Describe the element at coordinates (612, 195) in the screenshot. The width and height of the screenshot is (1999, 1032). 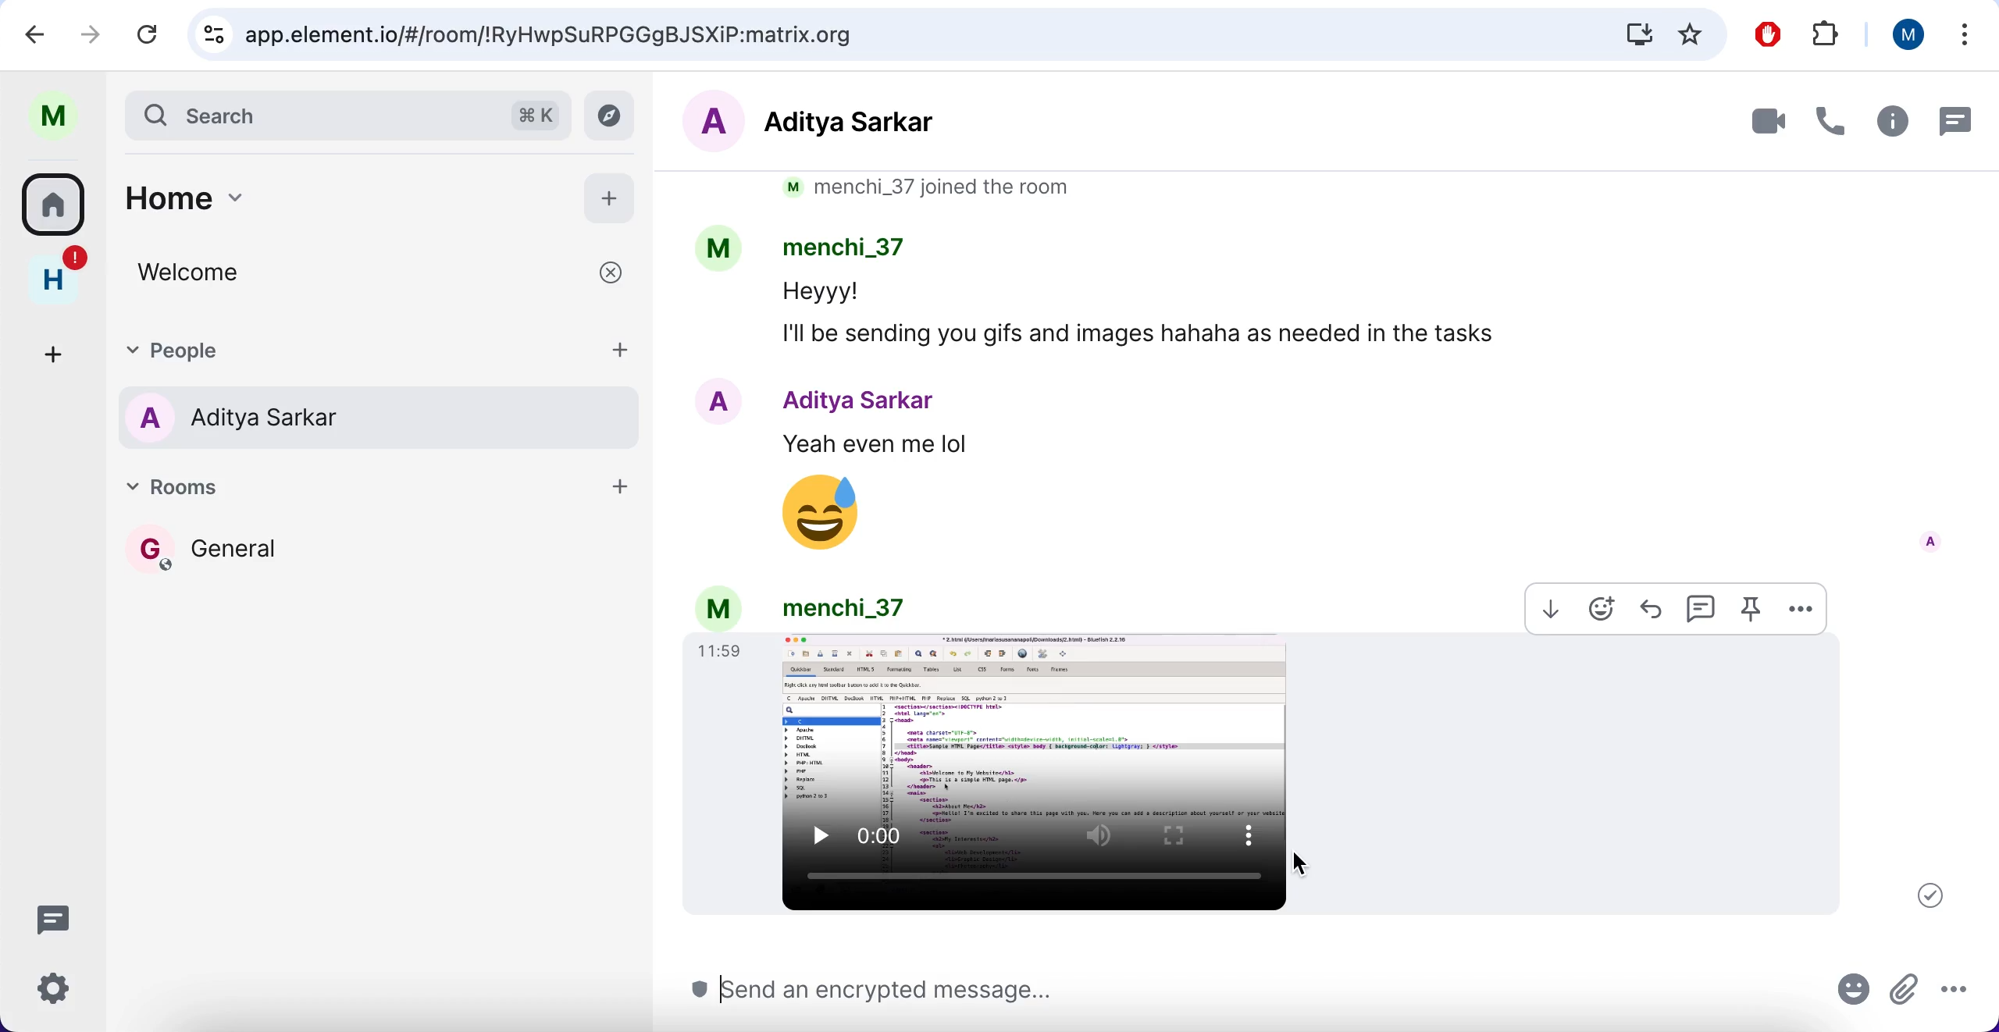
I see `add` at that location.